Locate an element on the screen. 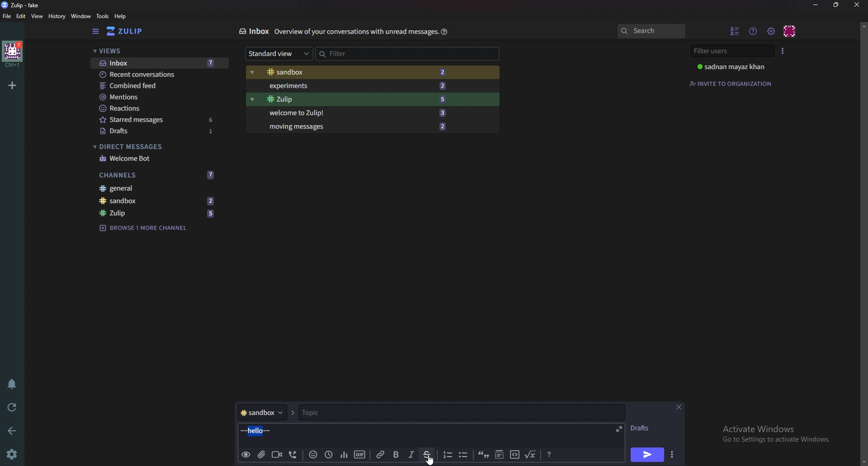 The width and height of the screenshot is (868, 466). Reactions is located at coordinates (155, 107).